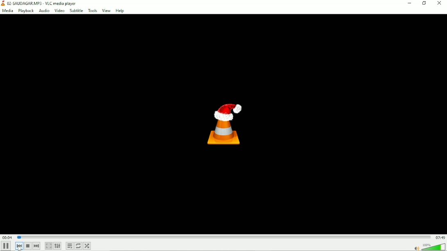  I want to click on Previous, so click(18, 246).